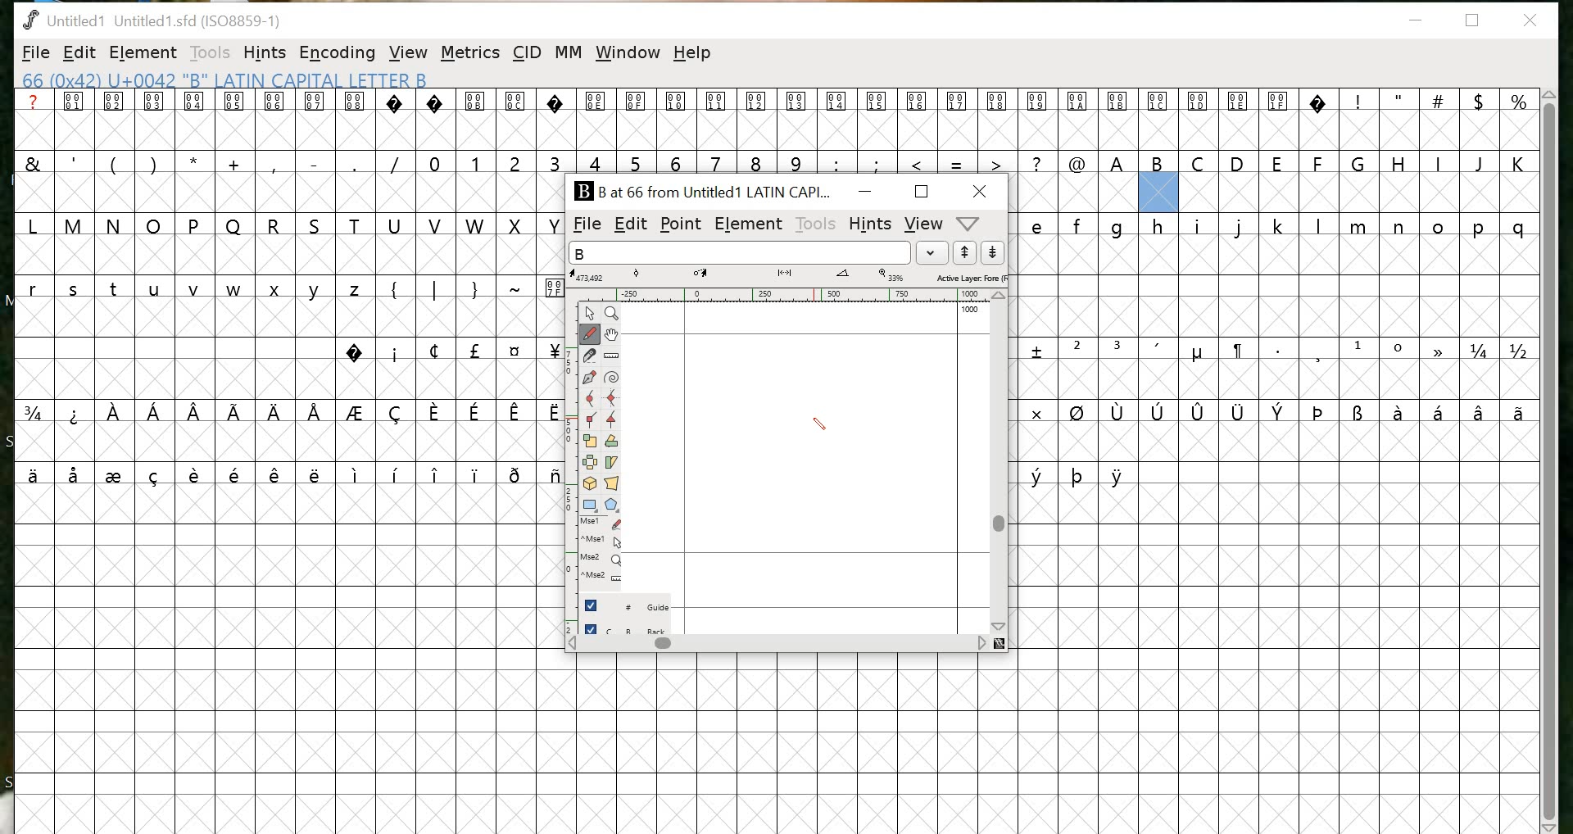  Describe the element at coordinates (739, 252) in the screenshot. I see `input word list field` at that location.